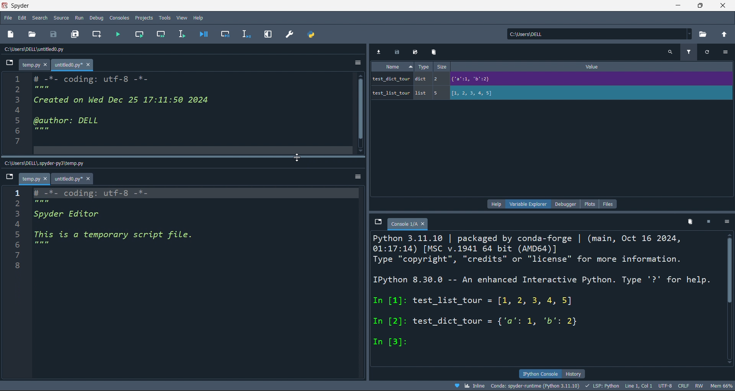 The image size is (735, 391). Describe the element at coordinates (539, 67) in the screenshot. I see `a | Name a Type Size Value` at that location.